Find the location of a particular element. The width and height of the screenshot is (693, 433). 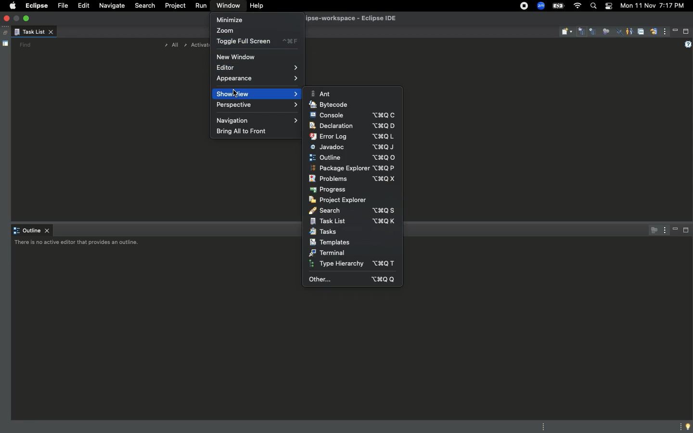

Minimize is located at coordinates (676, 31).